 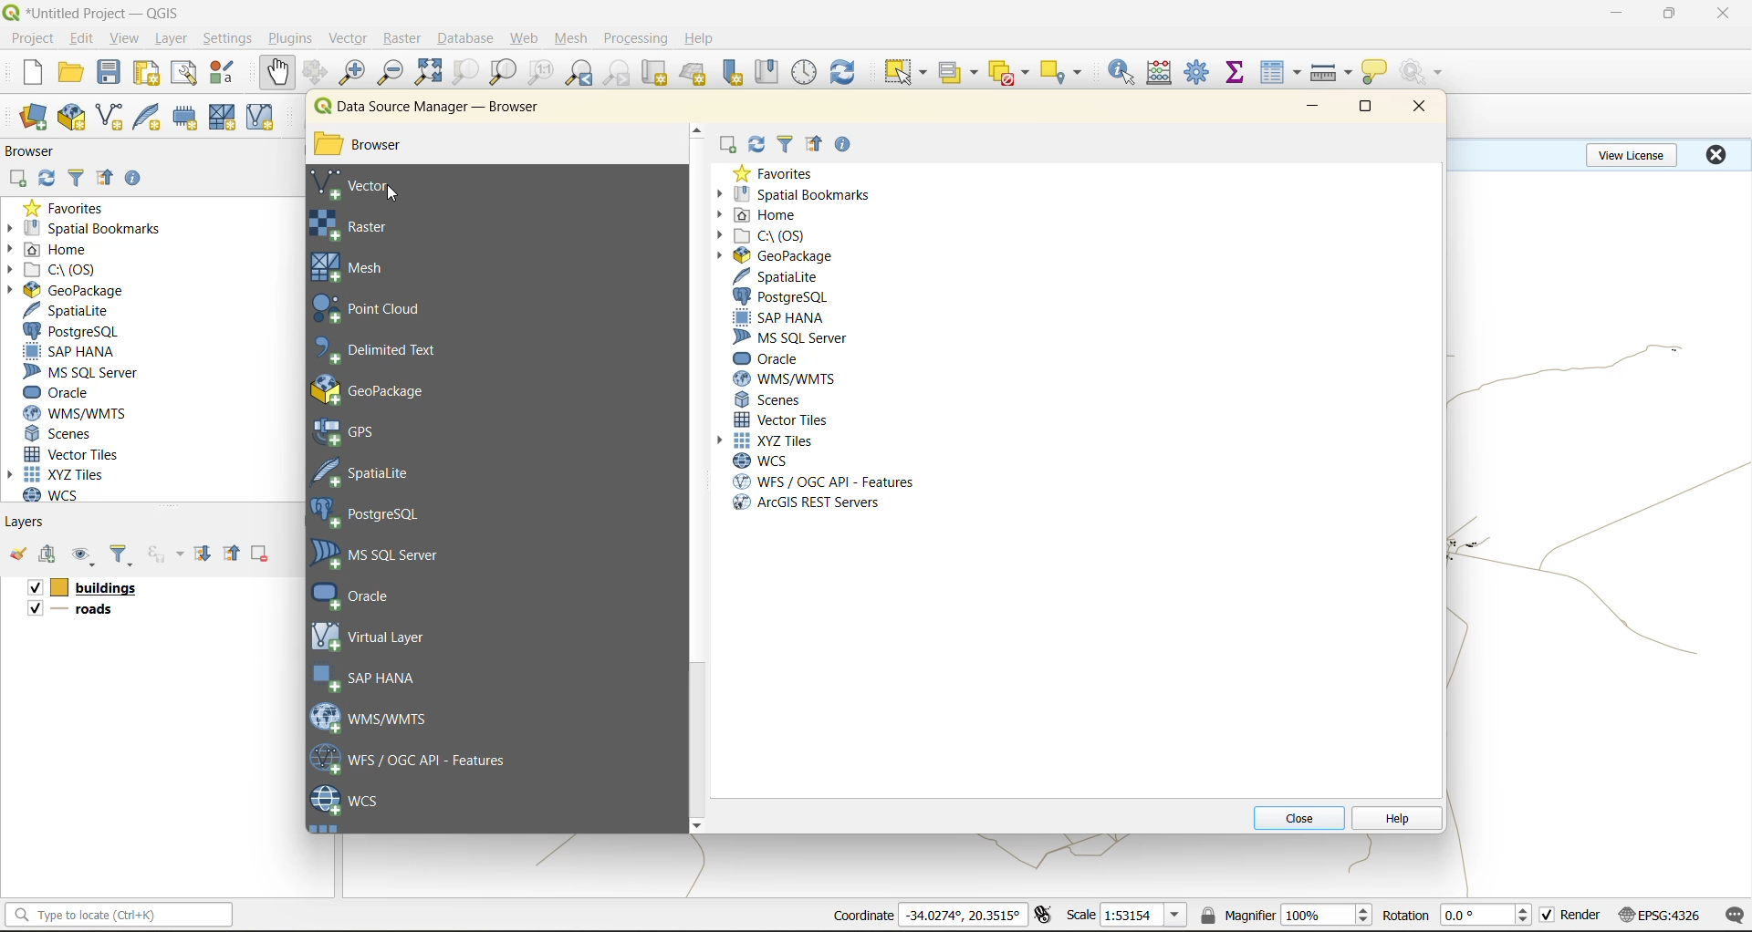 I want to click on refresh, so click(x=43, y=181).